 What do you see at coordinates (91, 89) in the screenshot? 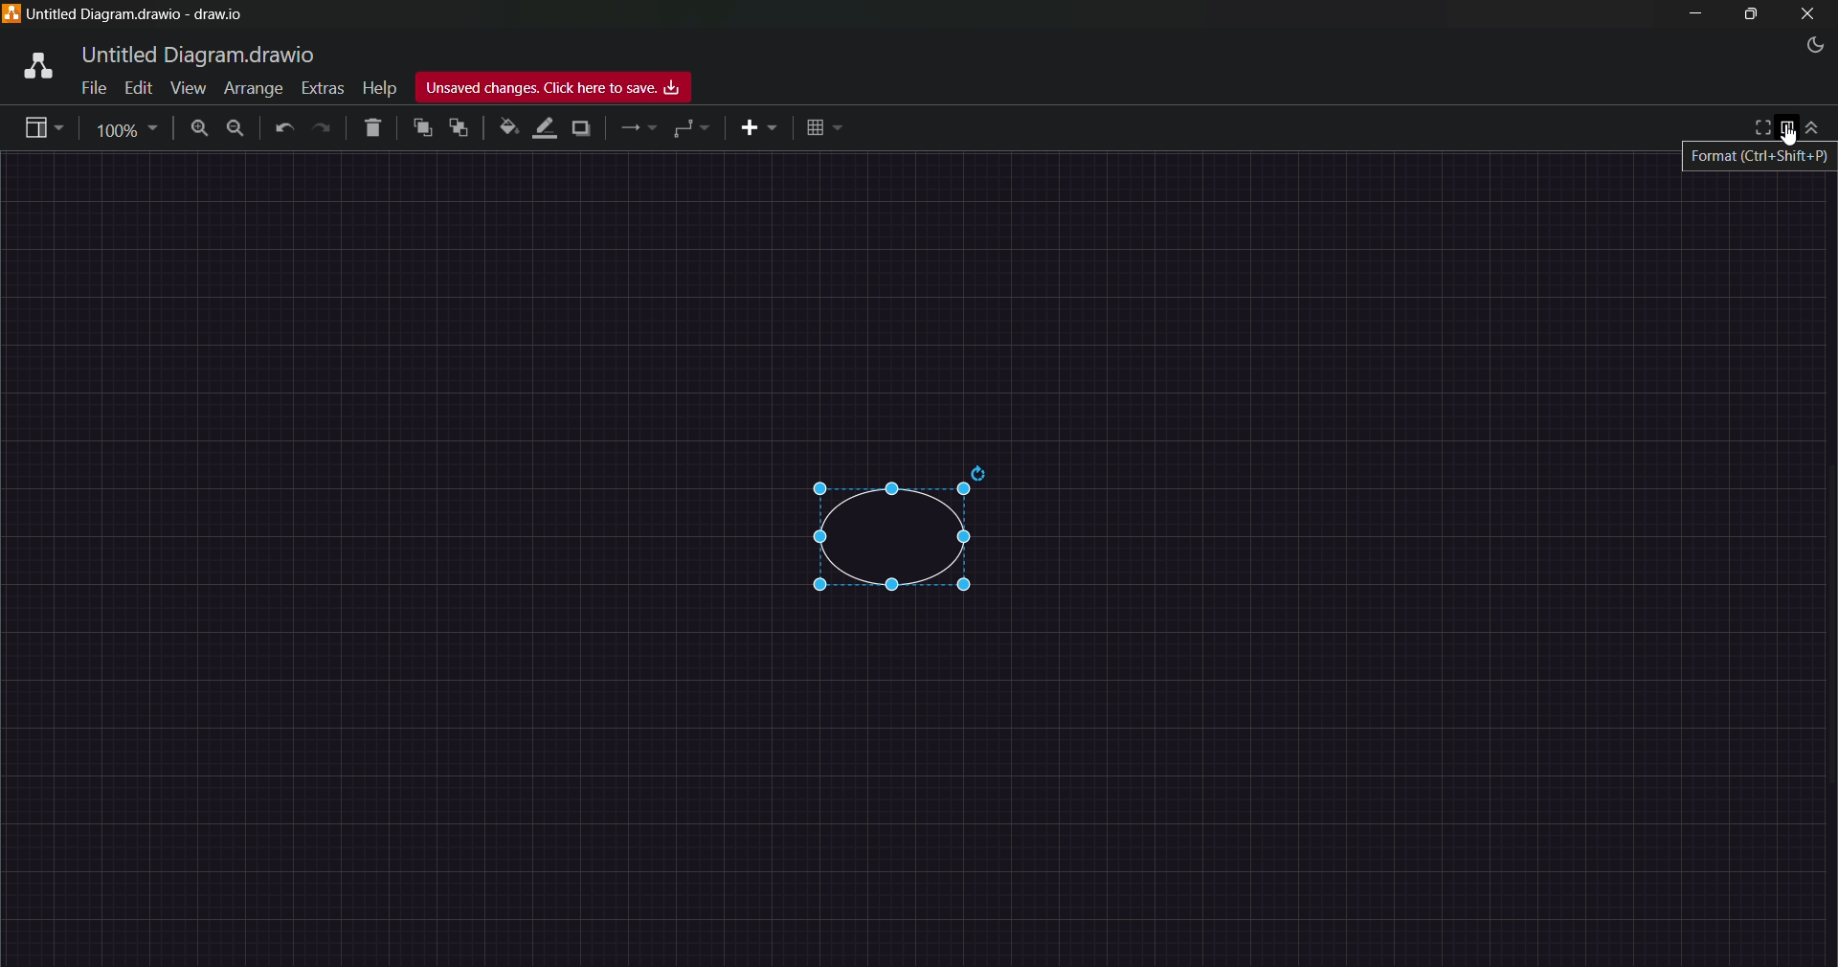
I see `file` at bounding box center [91, 89].